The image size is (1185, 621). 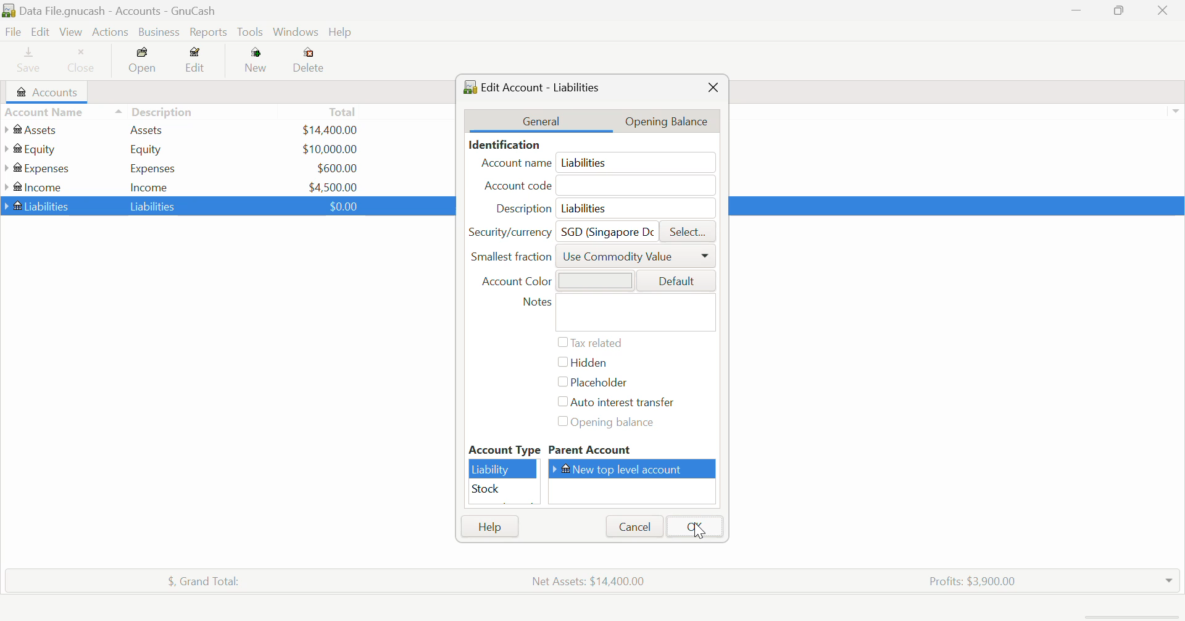 What do you see at coordinates (592, 280) in the screenshot?
I see `Account Color` at bounding box center [592, 280].